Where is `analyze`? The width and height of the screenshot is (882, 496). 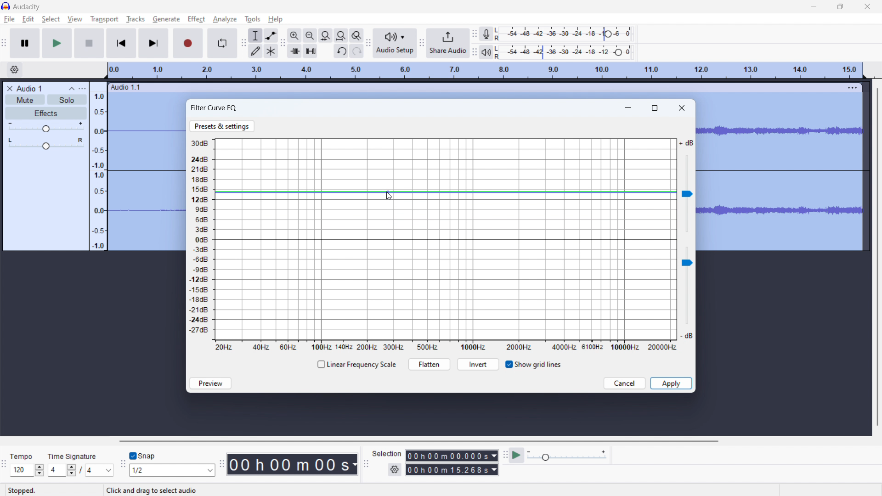 analyze is located at coordinates (225, 20).